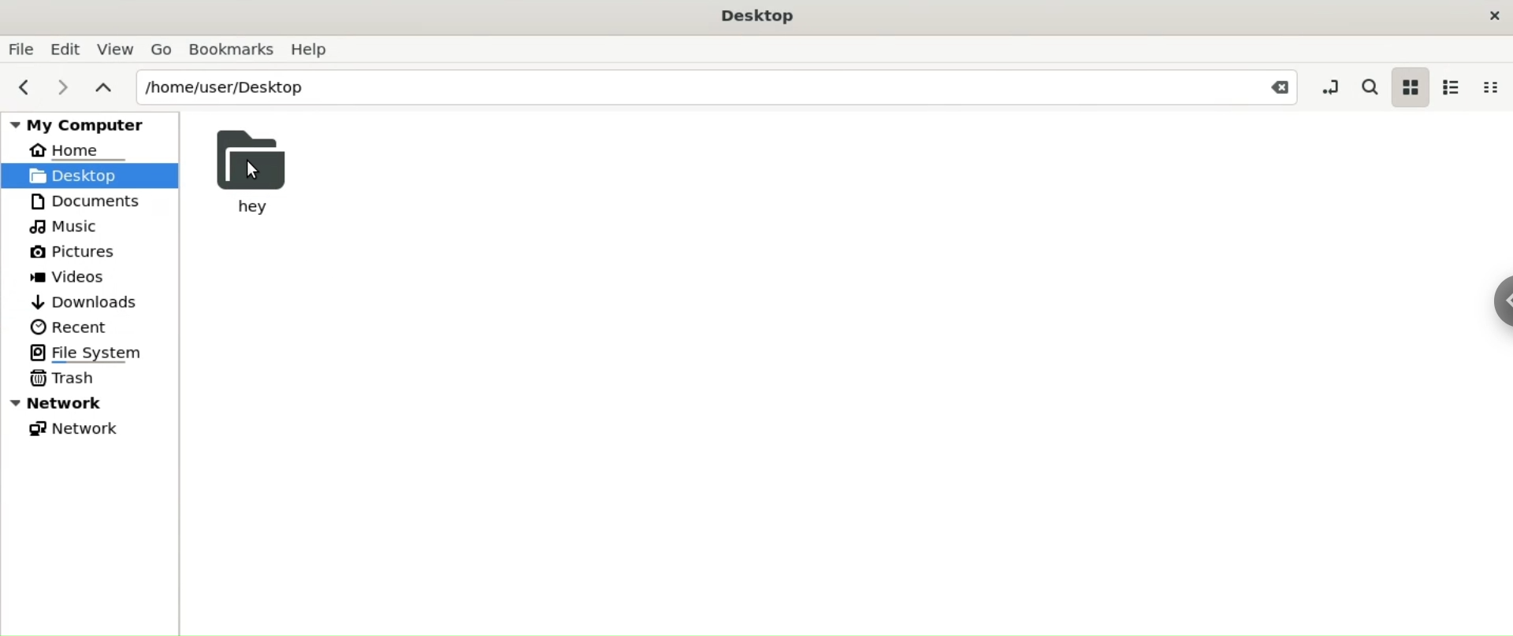 The height and width of the screenshot is (636, 1513). Describe the element at coordinates (65, 227) in the screenshot. I see `Music` at that location.